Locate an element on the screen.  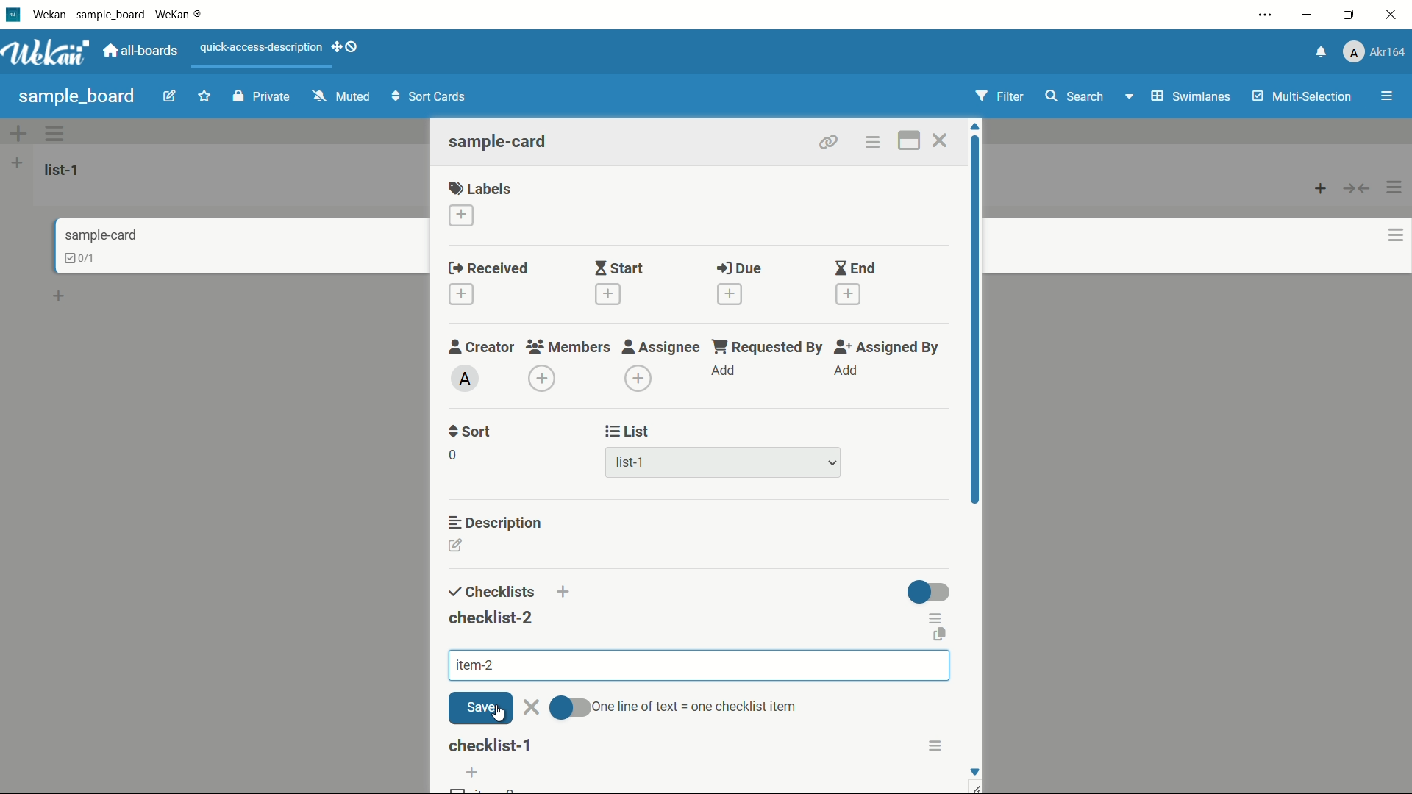
0 is located at coordinates (452, 455).